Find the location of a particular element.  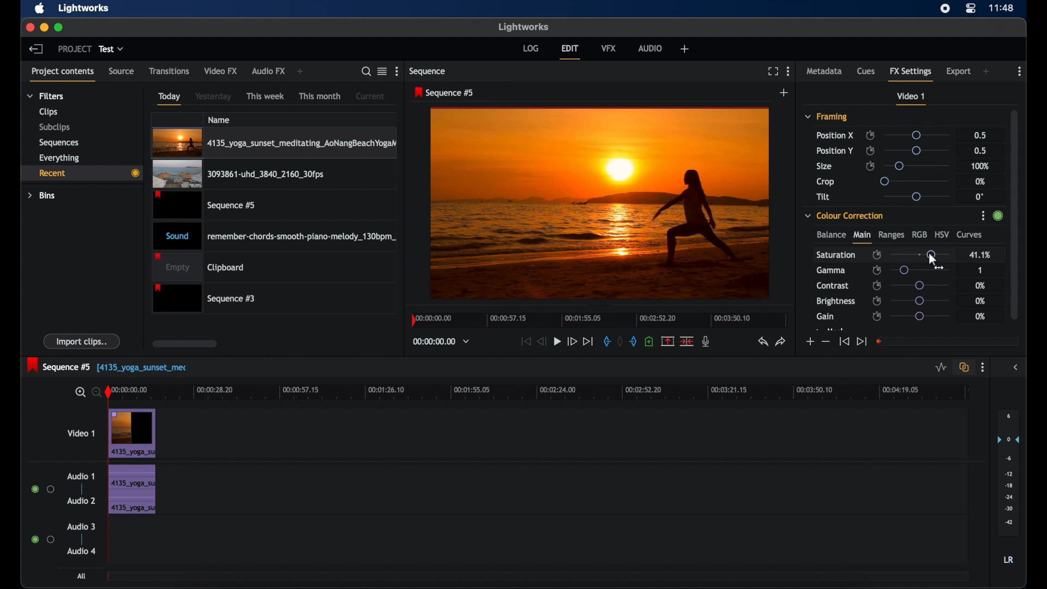

radio buttons is located at coordinates (43, 489).